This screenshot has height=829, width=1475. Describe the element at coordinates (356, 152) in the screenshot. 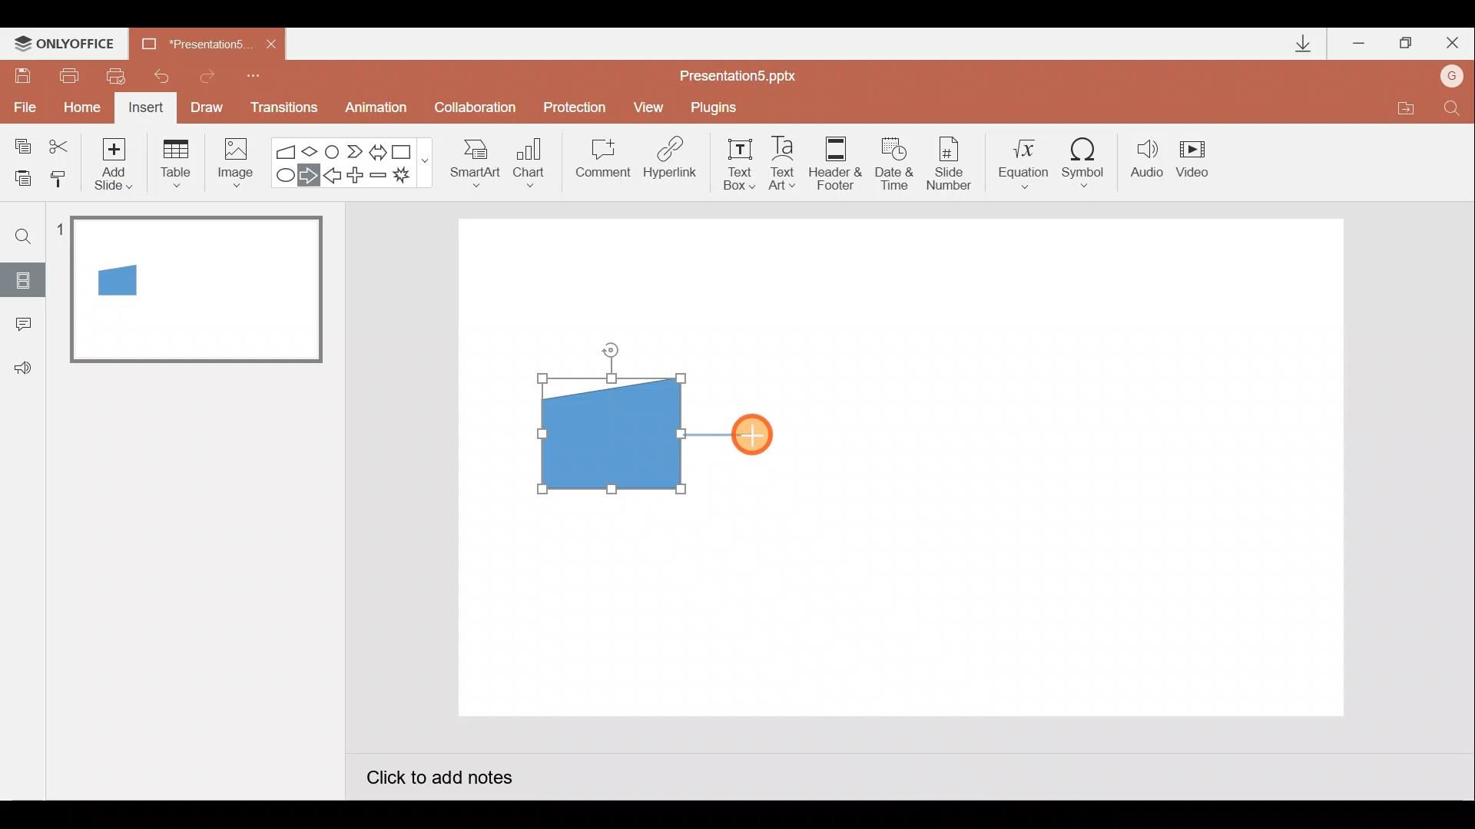

I see `Chevron` at that location.